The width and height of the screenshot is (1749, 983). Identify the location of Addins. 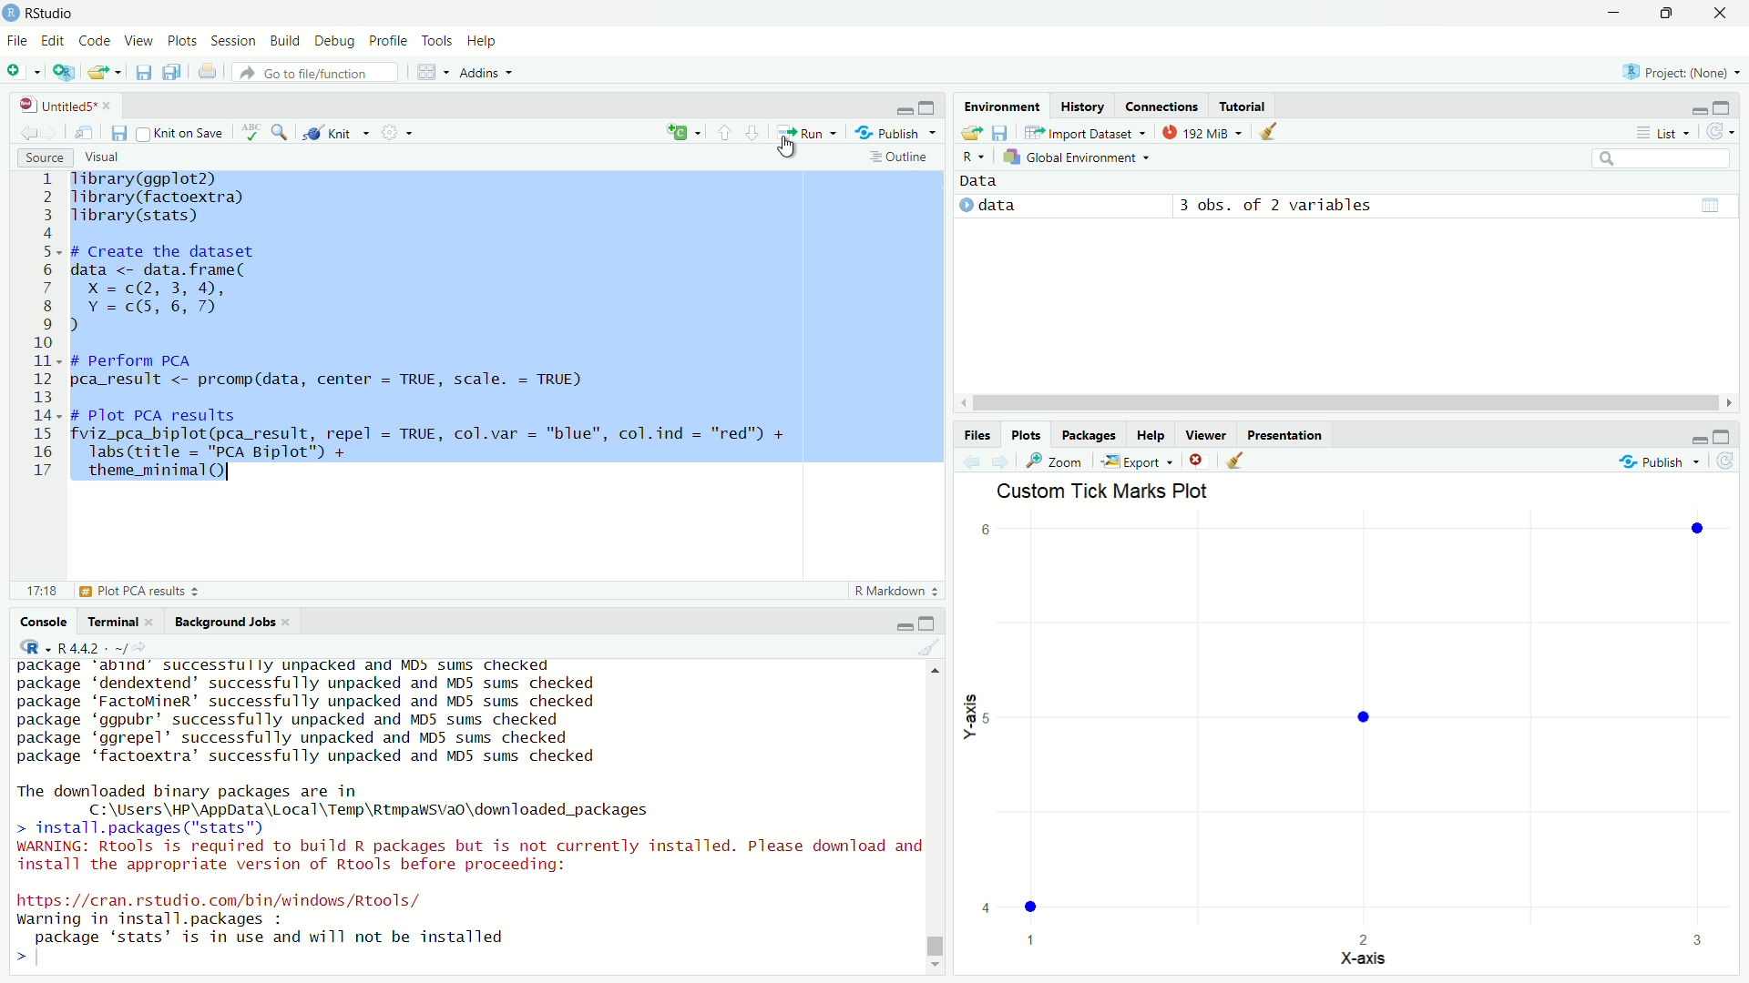
(486, 72).